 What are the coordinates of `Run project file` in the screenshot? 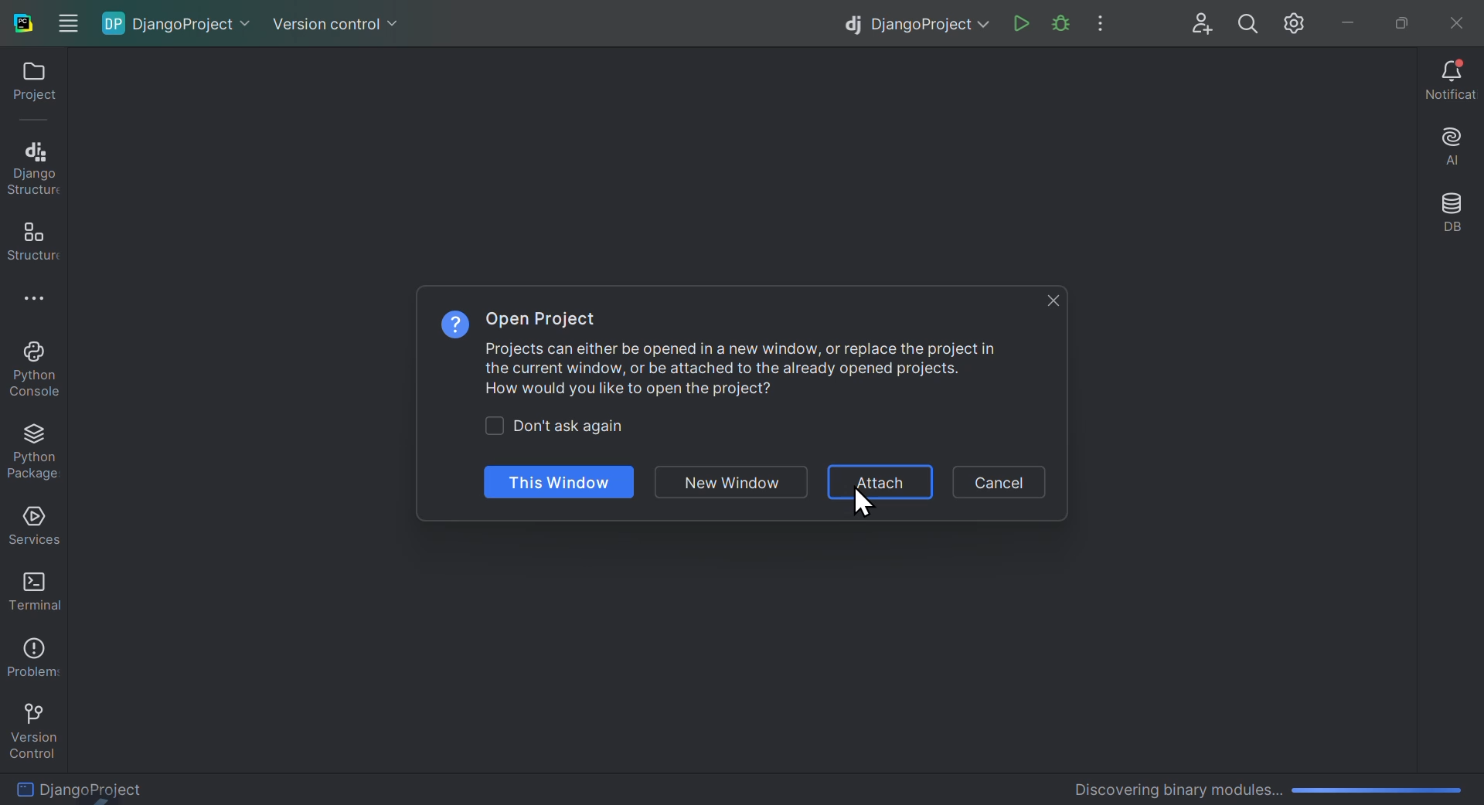 It's located at (1060, 24).